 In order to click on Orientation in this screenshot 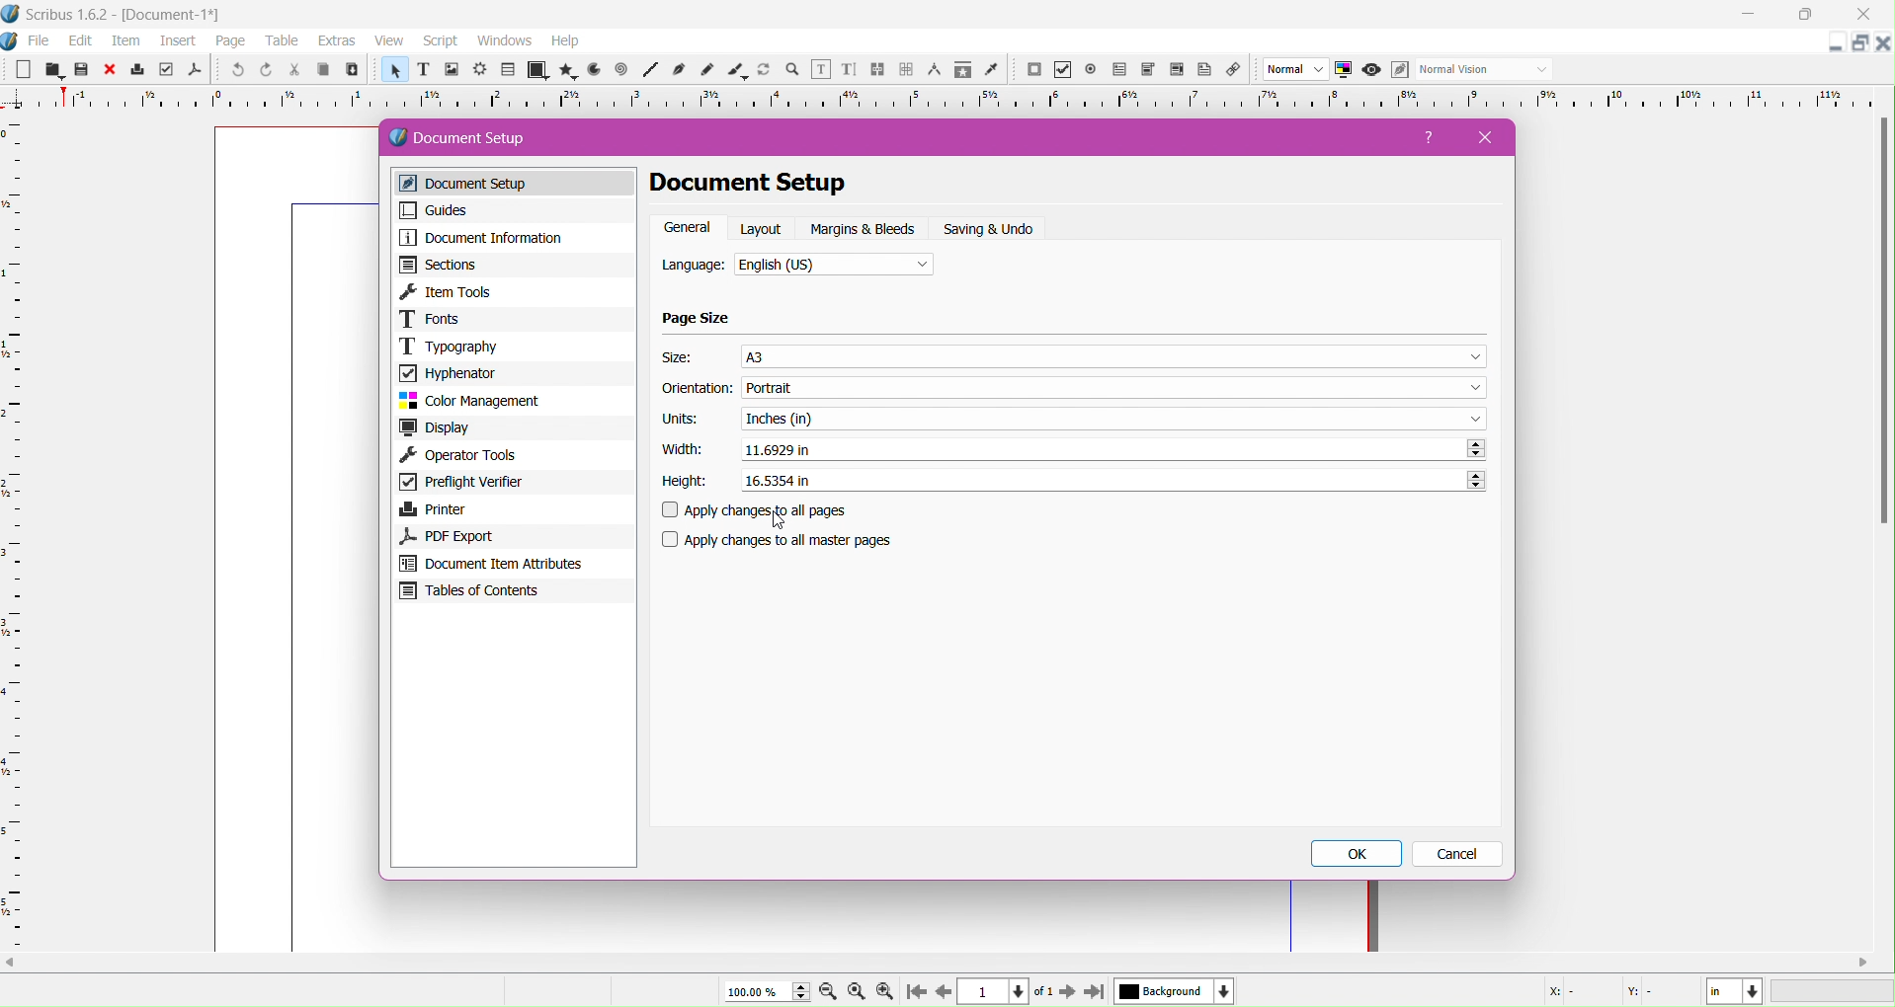, I will do `click(698, 390)`.